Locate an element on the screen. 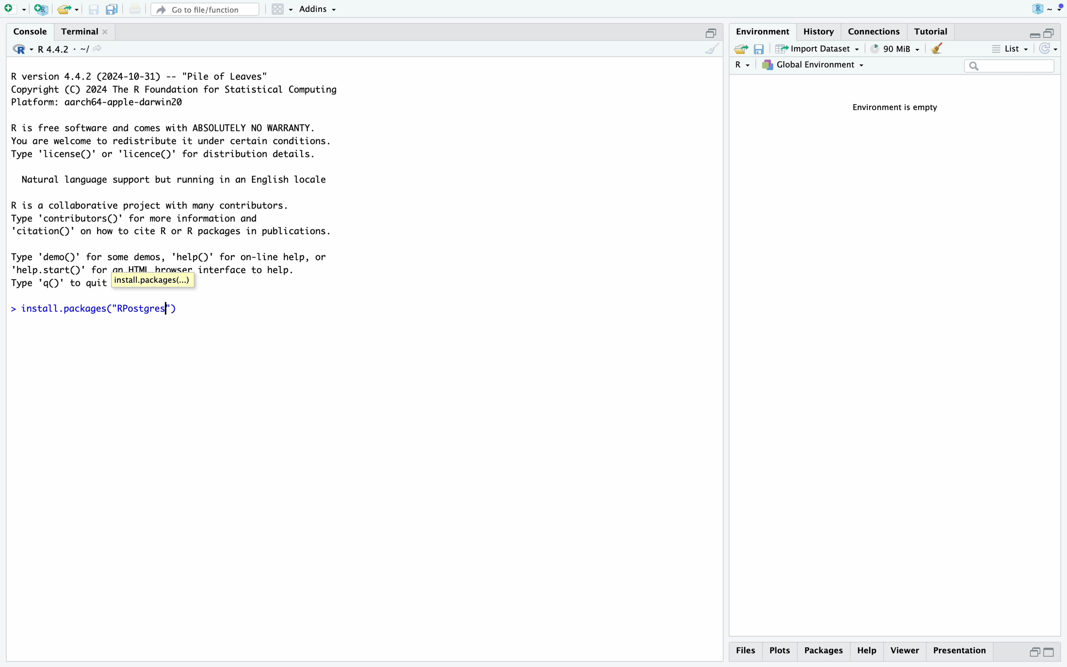 The width and height of the screenshot is (1067, 667). packages is located at coordinates (823, 652).